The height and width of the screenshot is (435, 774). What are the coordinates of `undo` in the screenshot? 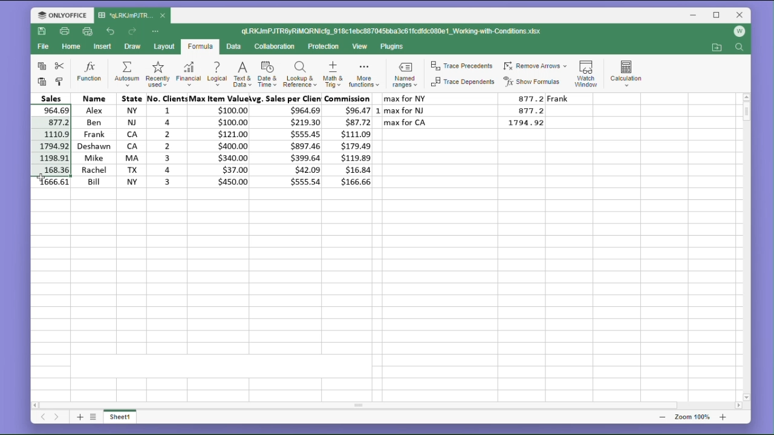 It's located at (111, 30).